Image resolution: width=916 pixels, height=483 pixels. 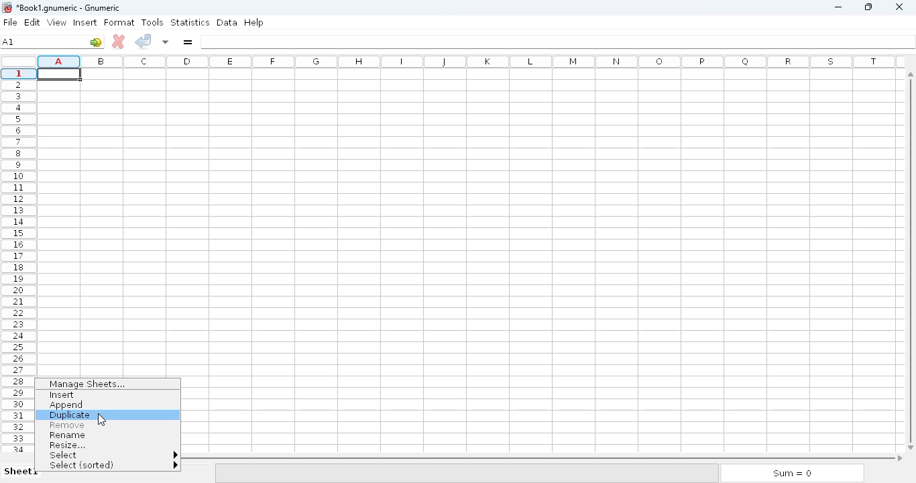 What do you see at coordinates (557, 42) in the screenshot?
I see `formula bar` at bounding box center [557, 42].